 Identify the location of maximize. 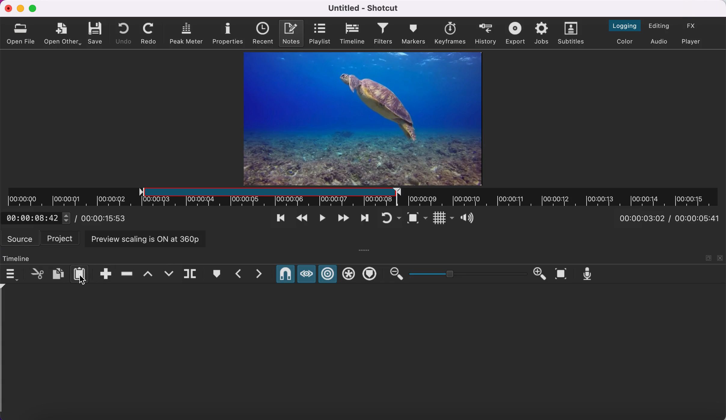
(709, 257).